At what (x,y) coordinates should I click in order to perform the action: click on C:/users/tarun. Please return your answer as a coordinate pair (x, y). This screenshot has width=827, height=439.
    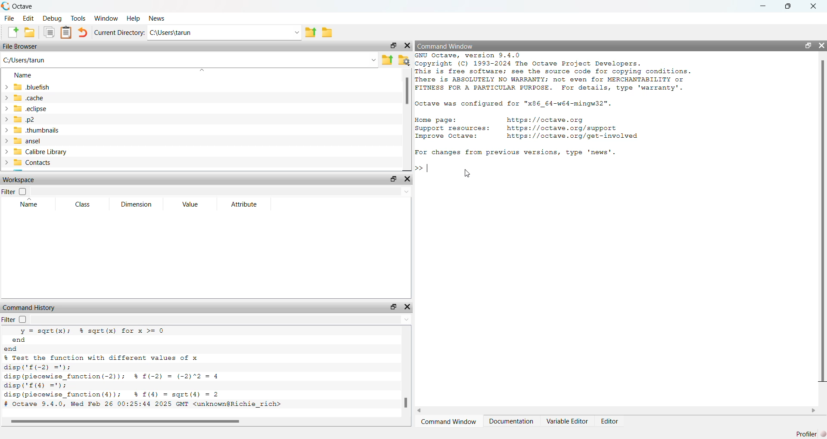
    Looking at the image, I should click on (224, 33).